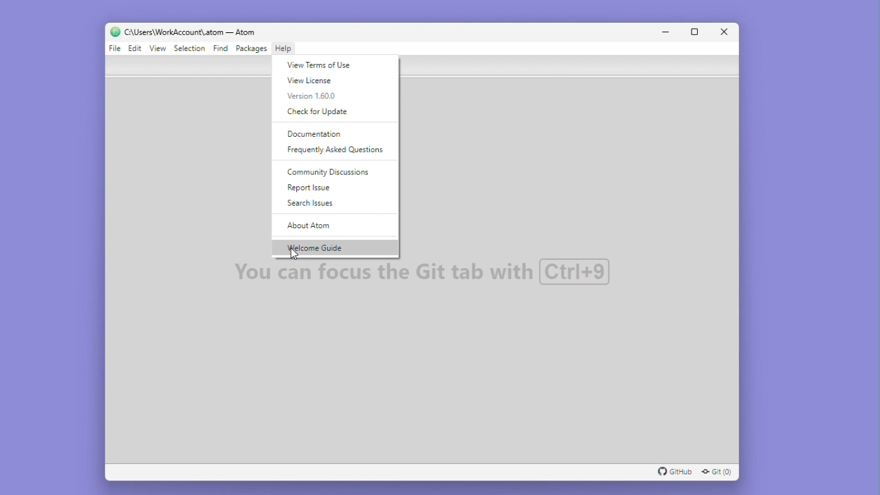  I want to click on Help, so click(285, 49).